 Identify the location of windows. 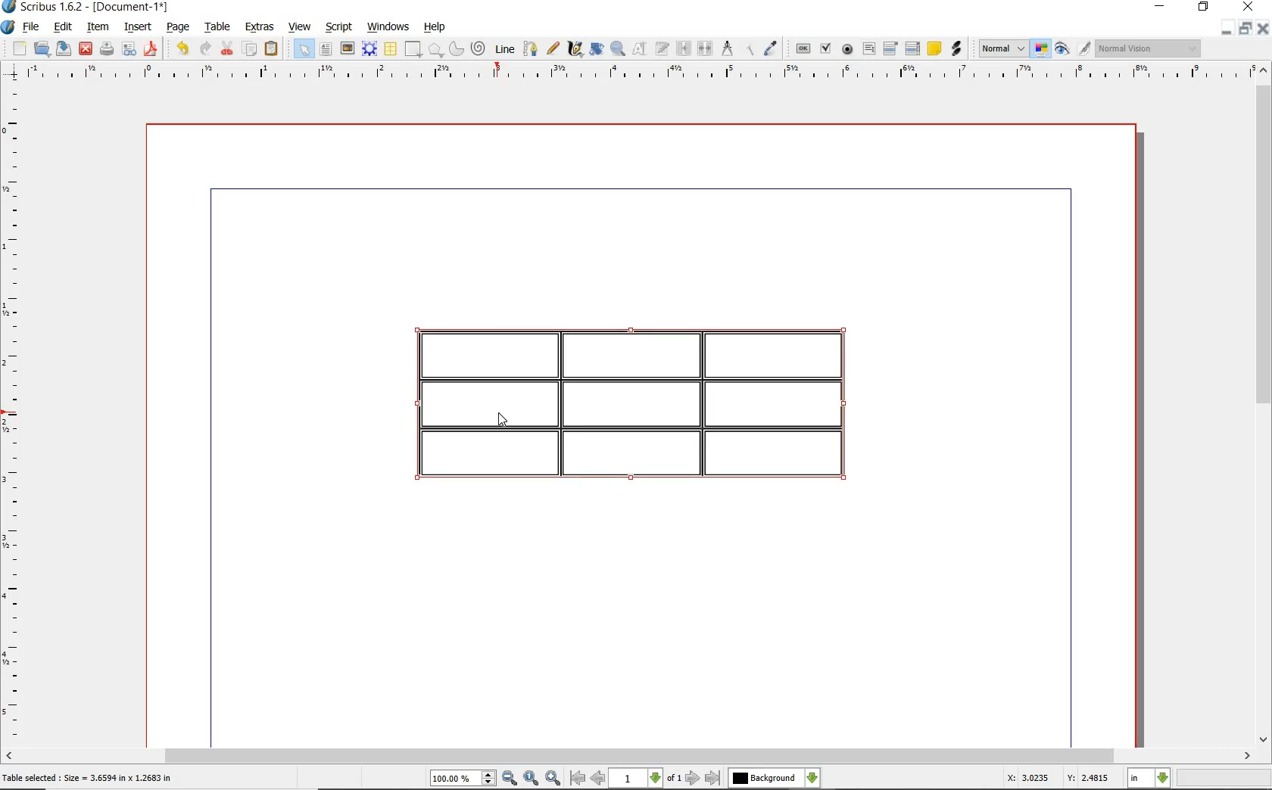
(388, 26).